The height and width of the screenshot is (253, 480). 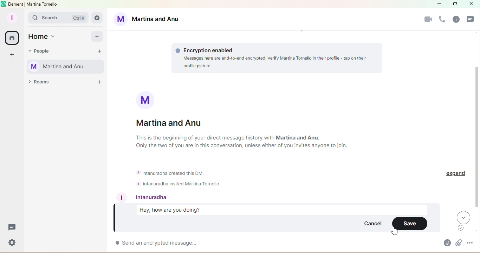 I want to click on Martina tornello, so click(x=43, y=5).